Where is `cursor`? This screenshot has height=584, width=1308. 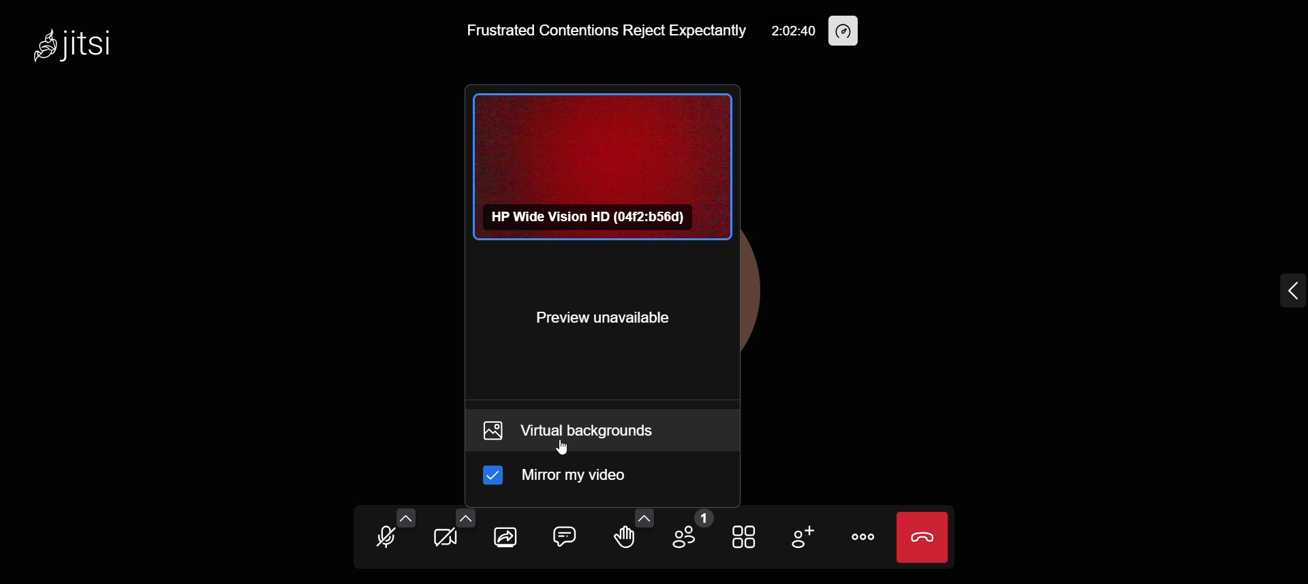
cursor is located at coordinates (566, 447).